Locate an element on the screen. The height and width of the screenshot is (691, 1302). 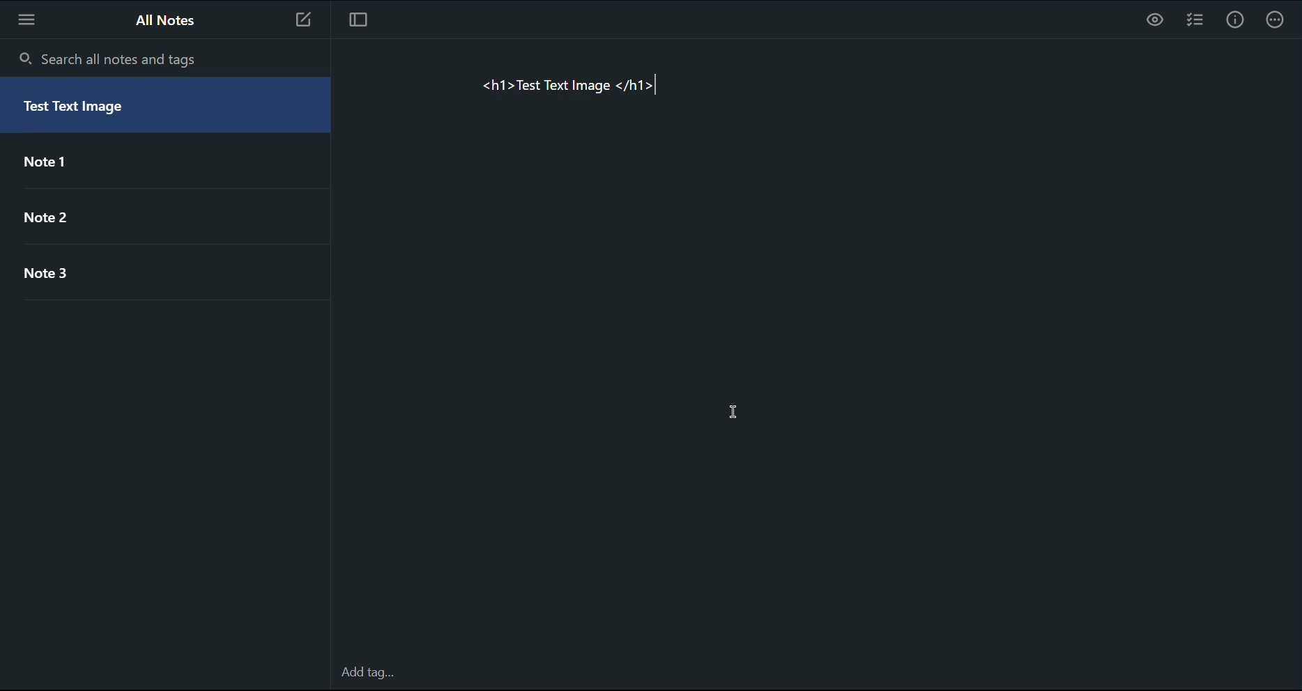
Test Text Image is located at coordinates (93, 111).